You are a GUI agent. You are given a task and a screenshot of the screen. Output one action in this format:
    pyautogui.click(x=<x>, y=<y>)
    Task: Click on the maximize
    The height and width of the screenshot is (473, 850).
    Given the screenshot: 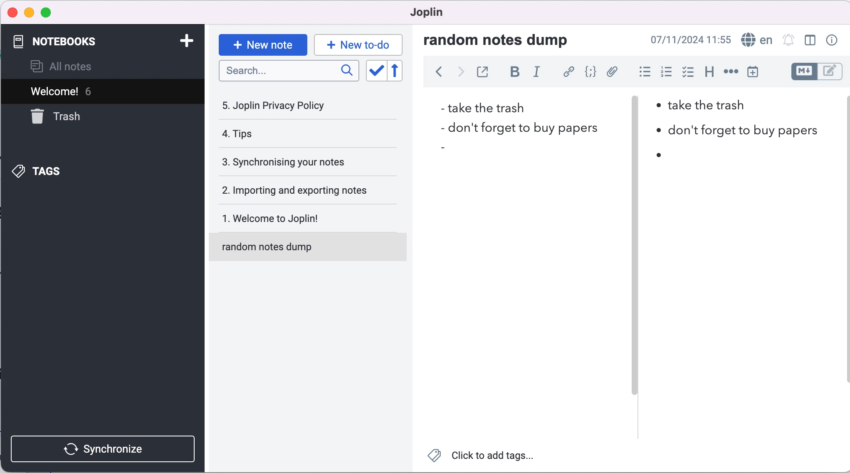 What is the action you would take?
    pyautogui.click(x=46, y=13)
    